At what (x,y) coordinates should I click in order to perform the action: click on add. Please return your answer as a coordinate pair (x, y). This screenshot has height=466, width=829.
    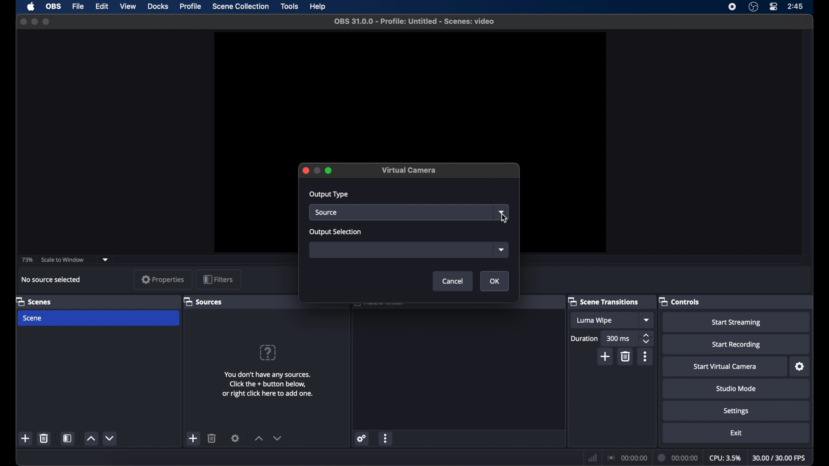
    Looking at the image, I should click on (605, 356).